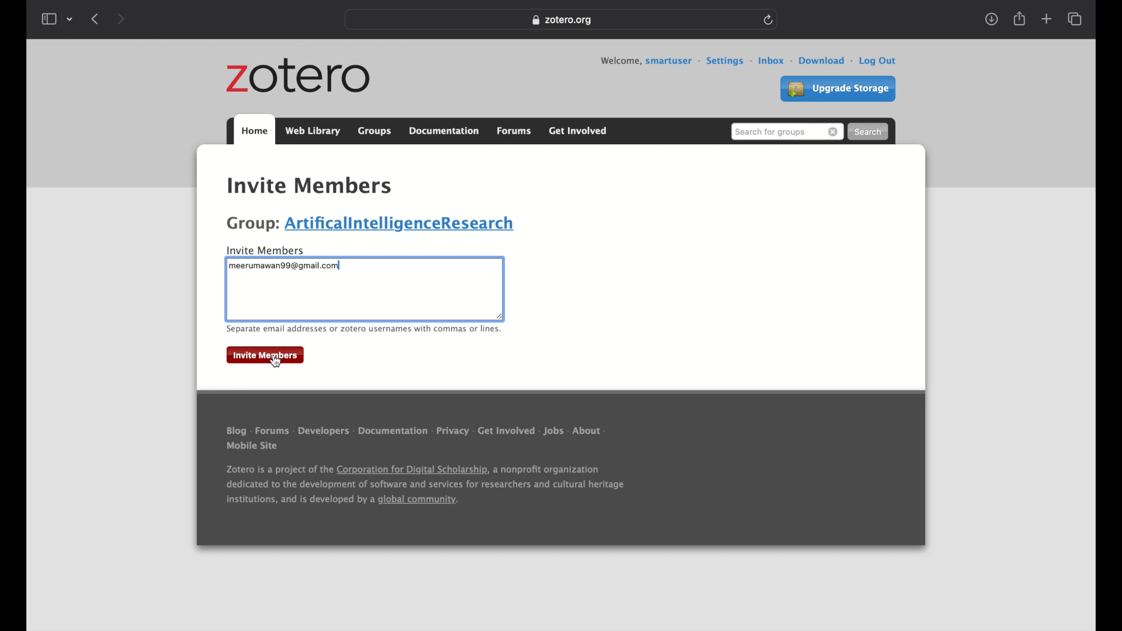 This screenshot has width=1122, height=631. I want to click on group:, so click(252, 224).